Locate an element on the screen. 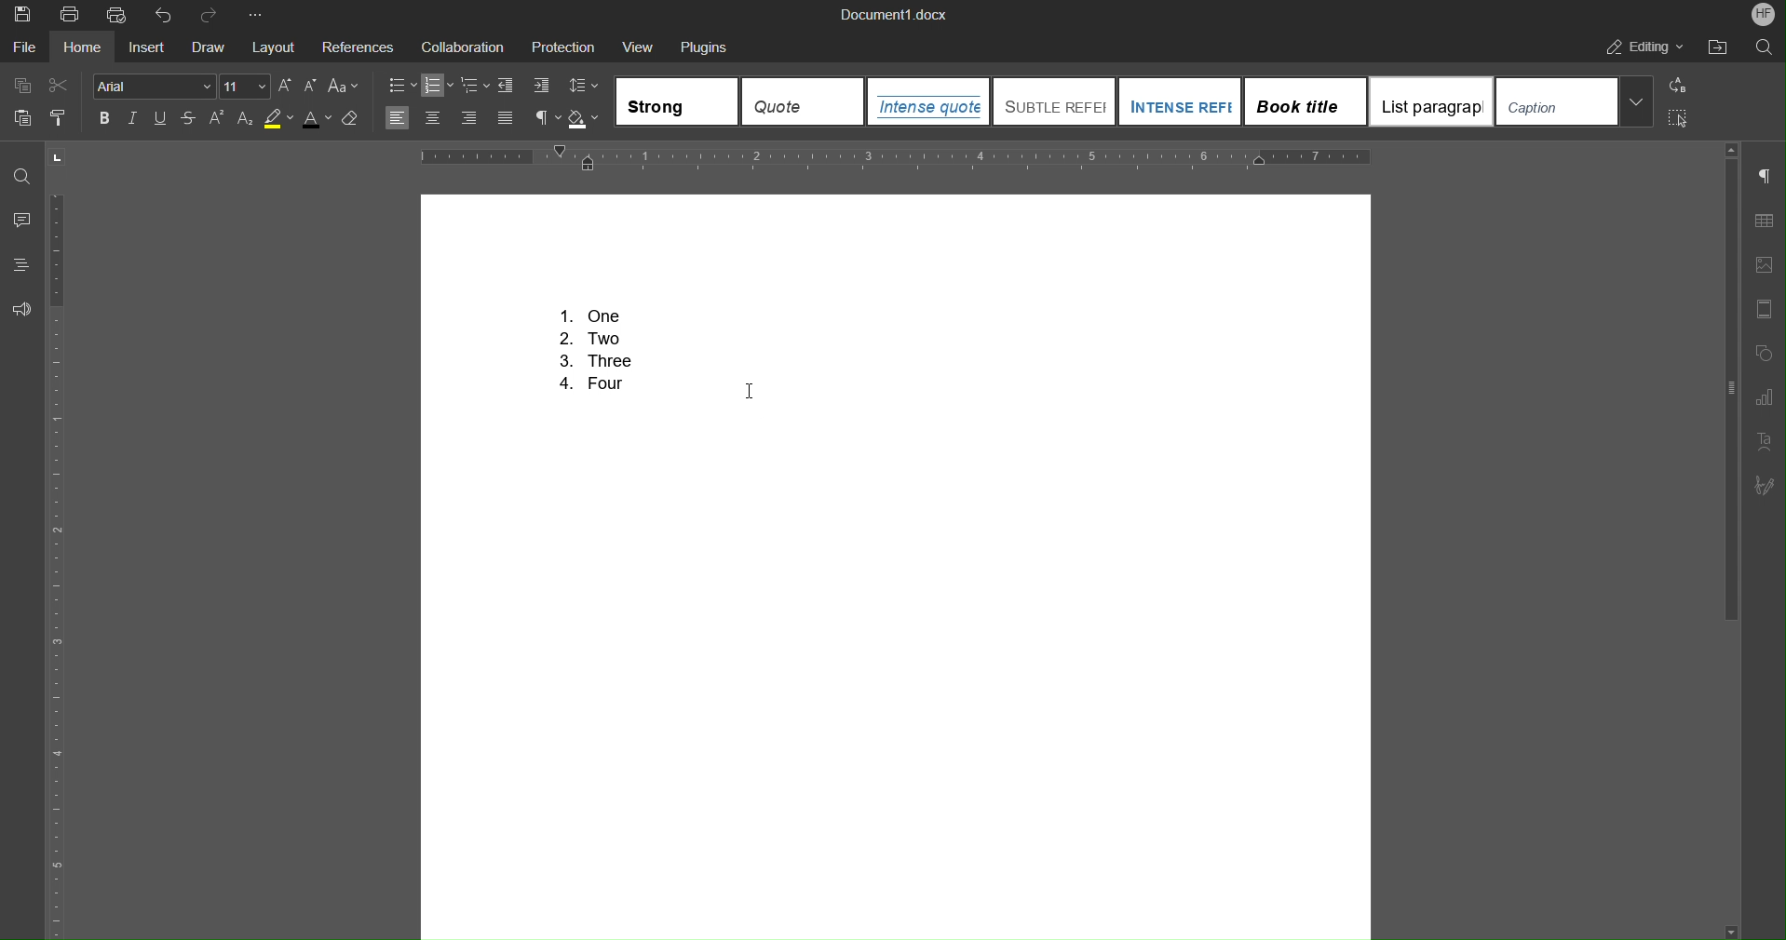 The height and width of the screenshot is (940, 1786). Line Spacing is located at coordinates (585, 87).